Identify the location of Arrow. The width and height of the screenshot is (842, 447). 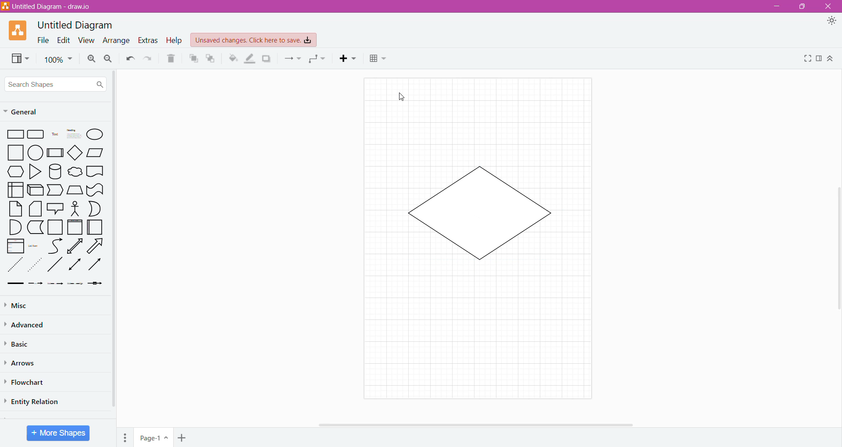
(97, 247).